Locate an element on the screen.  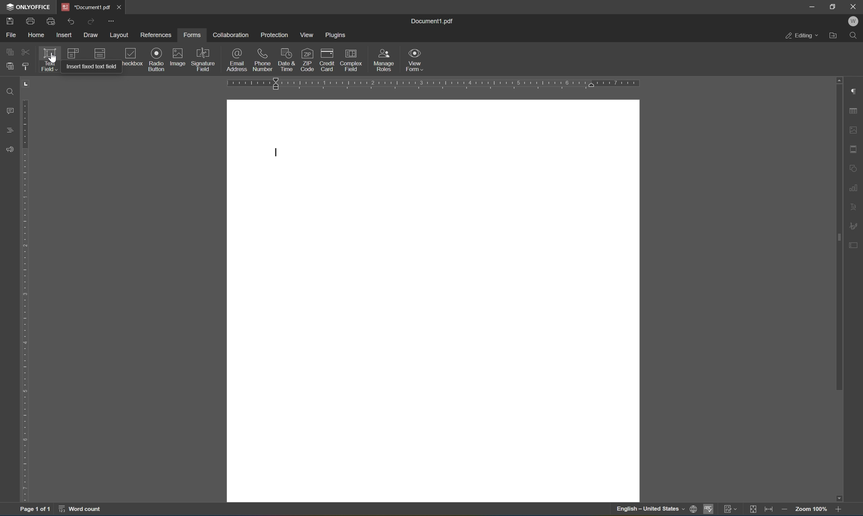
forms is located at coordinates (192, 35).